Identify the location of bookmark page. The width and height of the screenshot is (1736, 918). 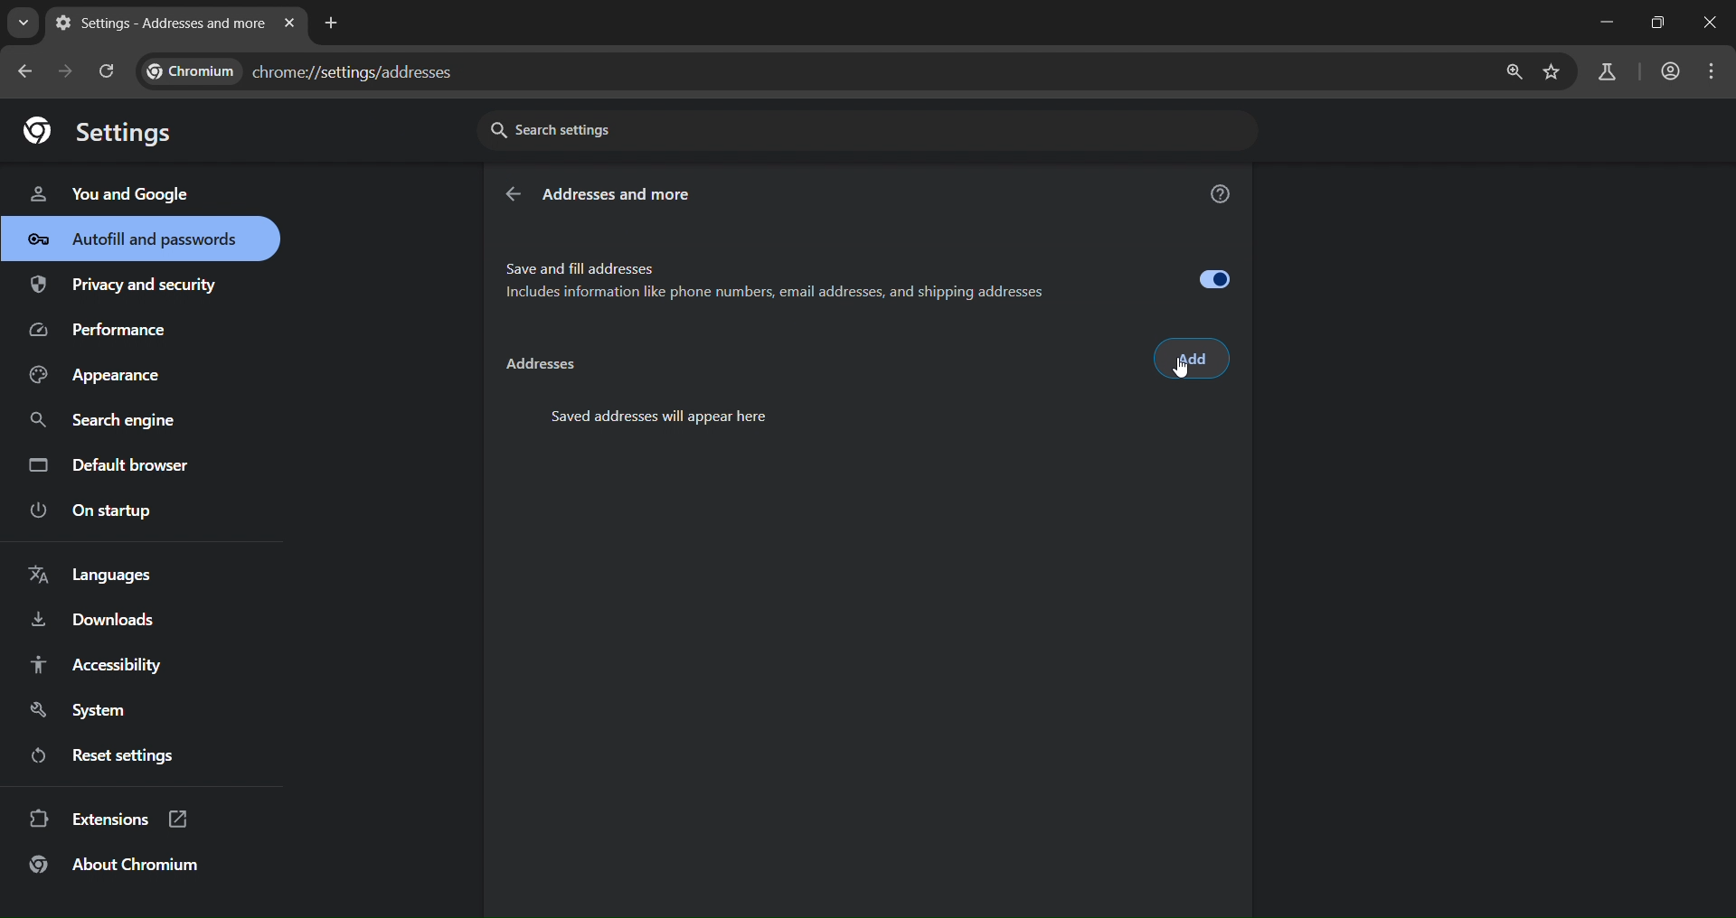
(1552, 73).